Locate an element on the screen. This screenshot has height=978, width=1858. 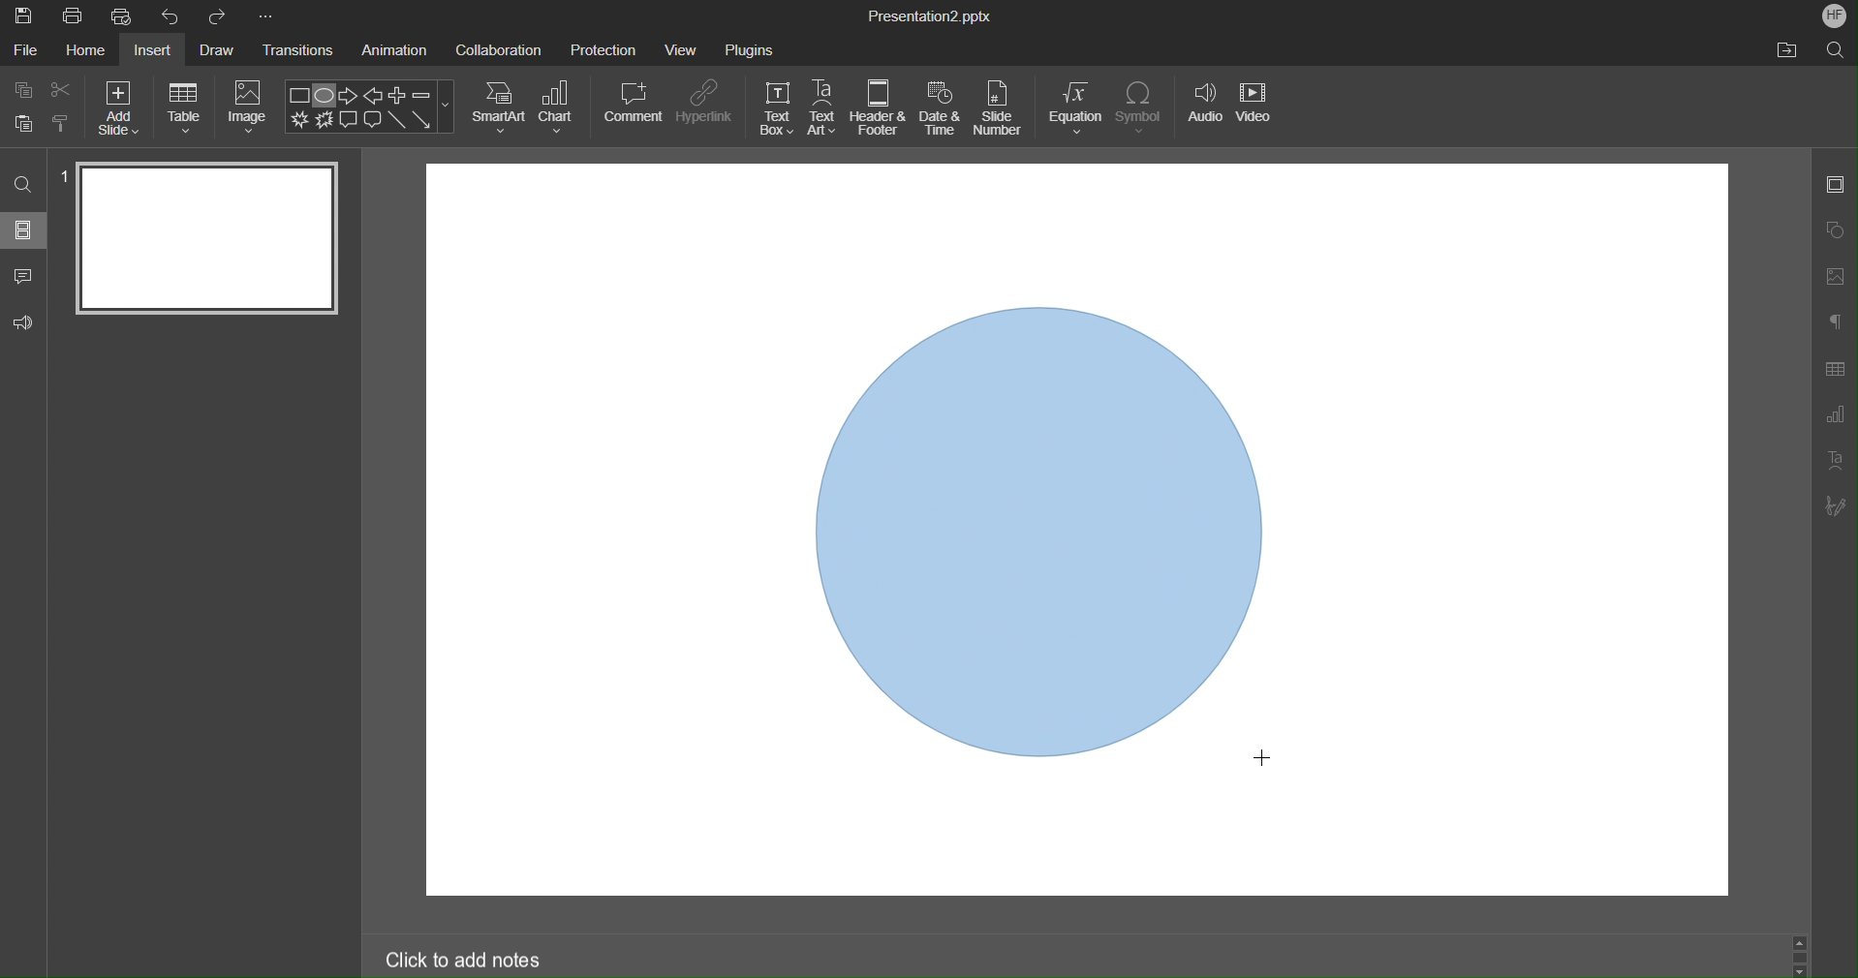
Text Art is located at coordinates (1837, 466).